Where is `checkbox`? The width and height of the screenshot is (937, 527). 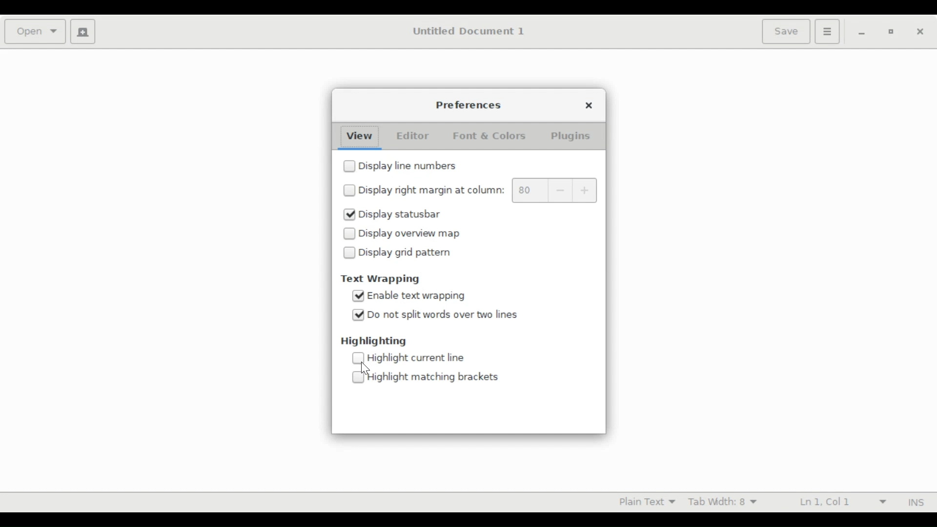 checkbox is located at coordinates (348, 191).